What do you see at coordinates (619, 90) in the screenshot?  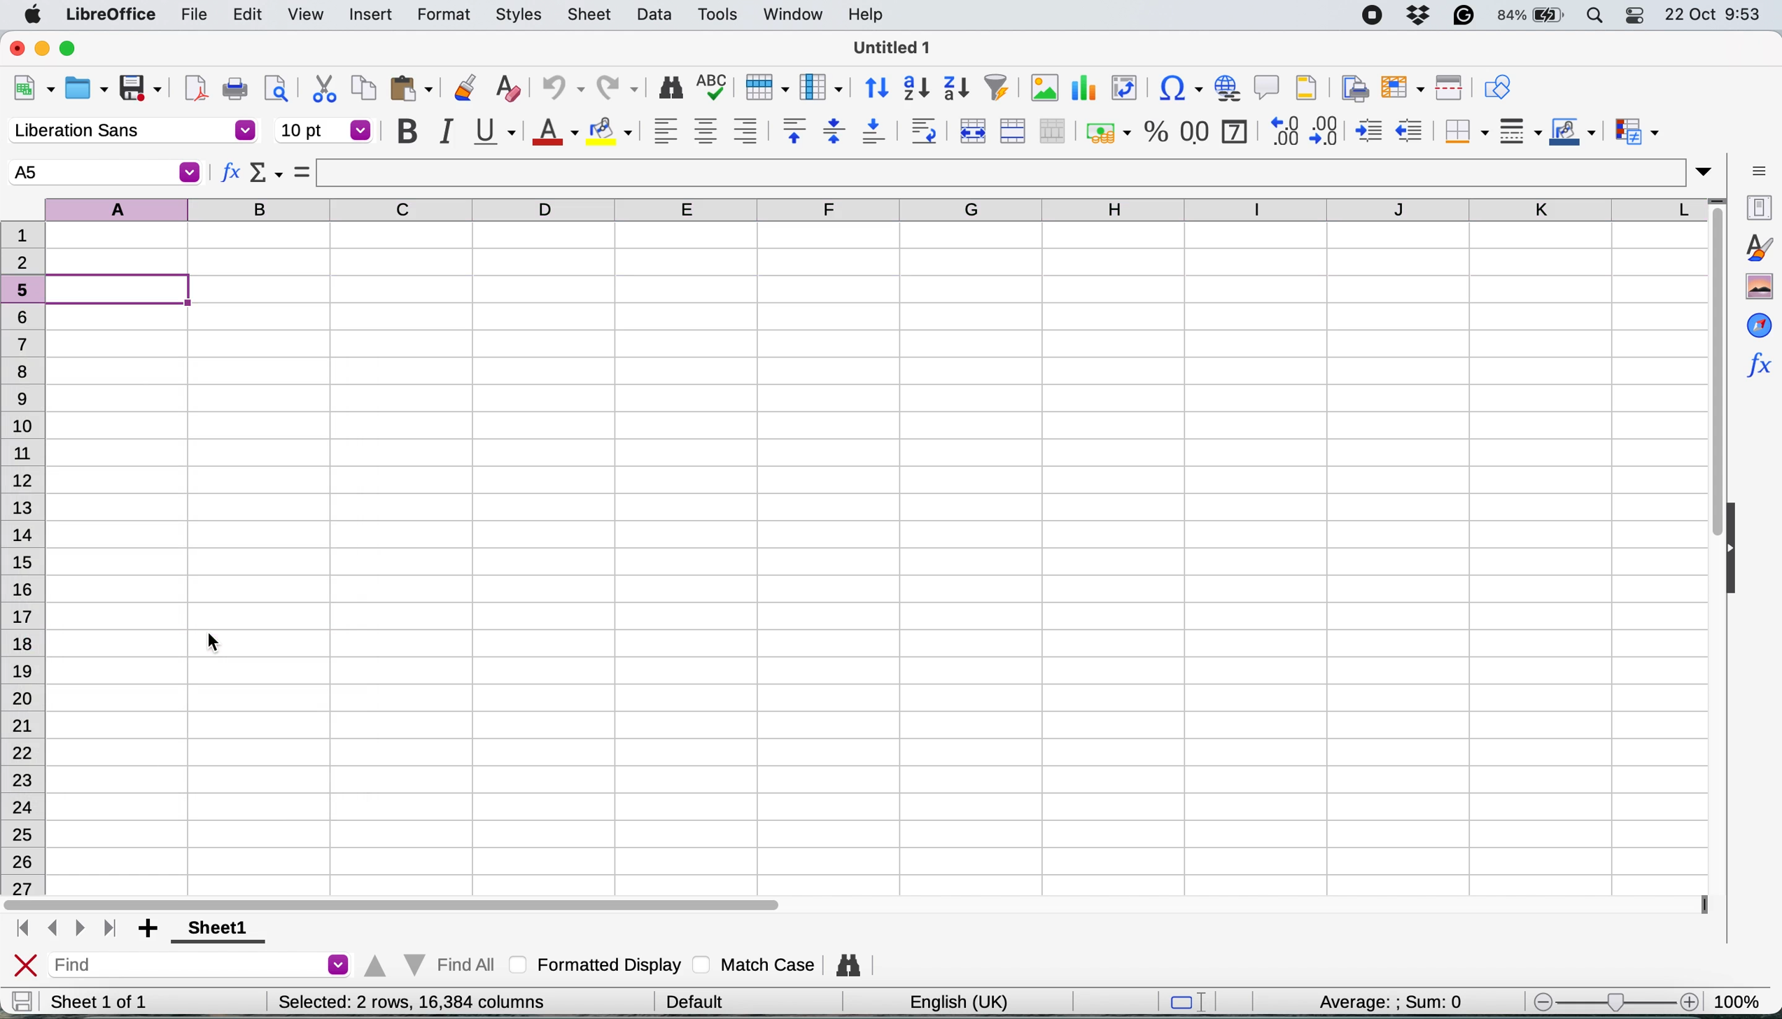 I see `redo` at bounding box center [619, 90].